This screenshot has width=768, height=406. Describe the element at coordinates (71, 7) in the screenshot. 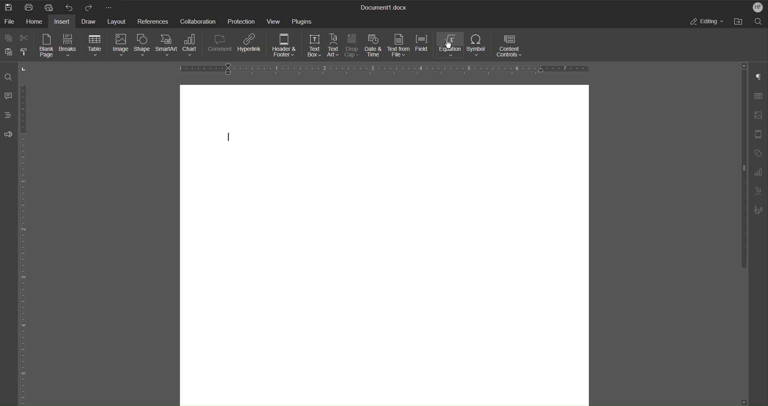

I see `Undo` at that location.